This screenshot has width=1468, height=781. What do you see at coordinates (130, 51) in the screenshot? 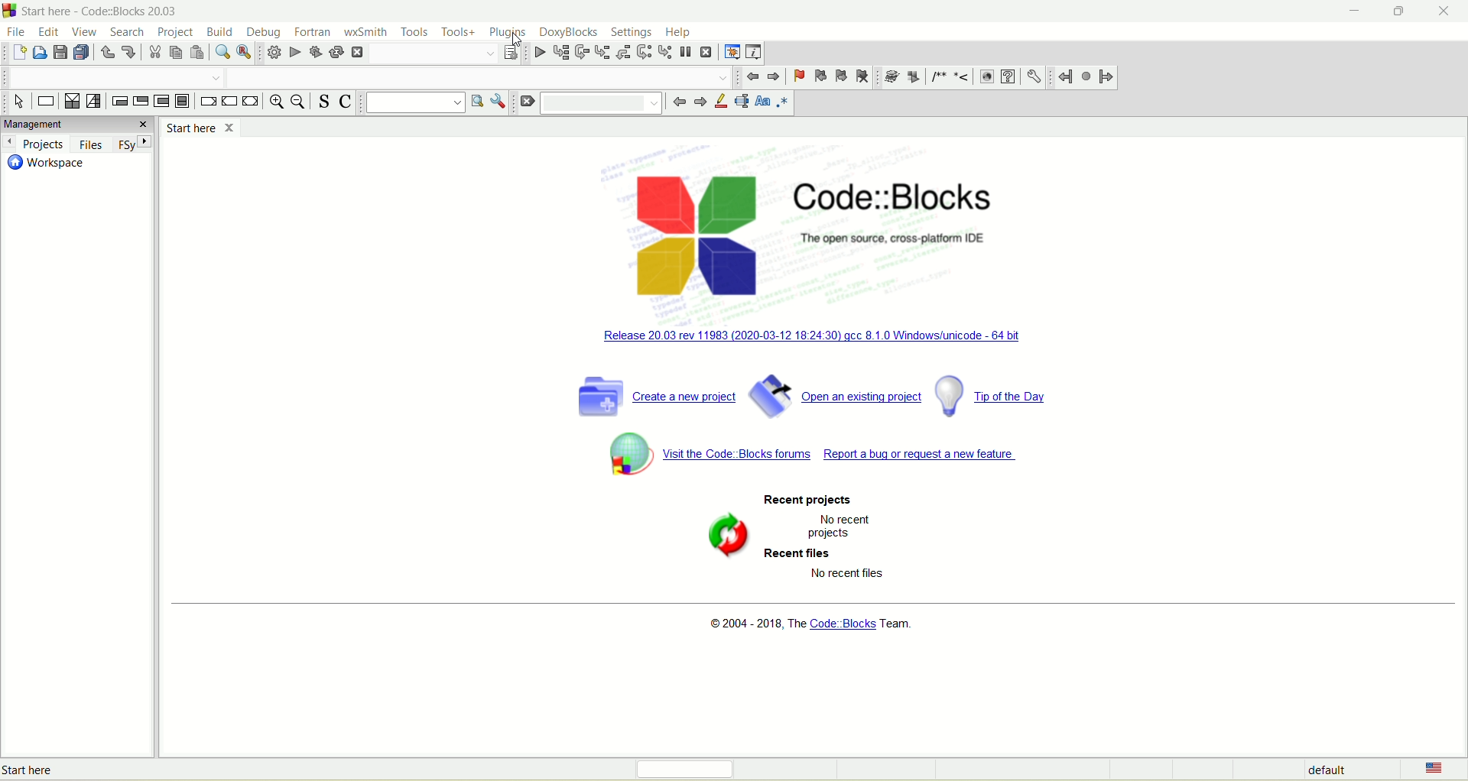
I see `redo` at bounding box center [130, 51].